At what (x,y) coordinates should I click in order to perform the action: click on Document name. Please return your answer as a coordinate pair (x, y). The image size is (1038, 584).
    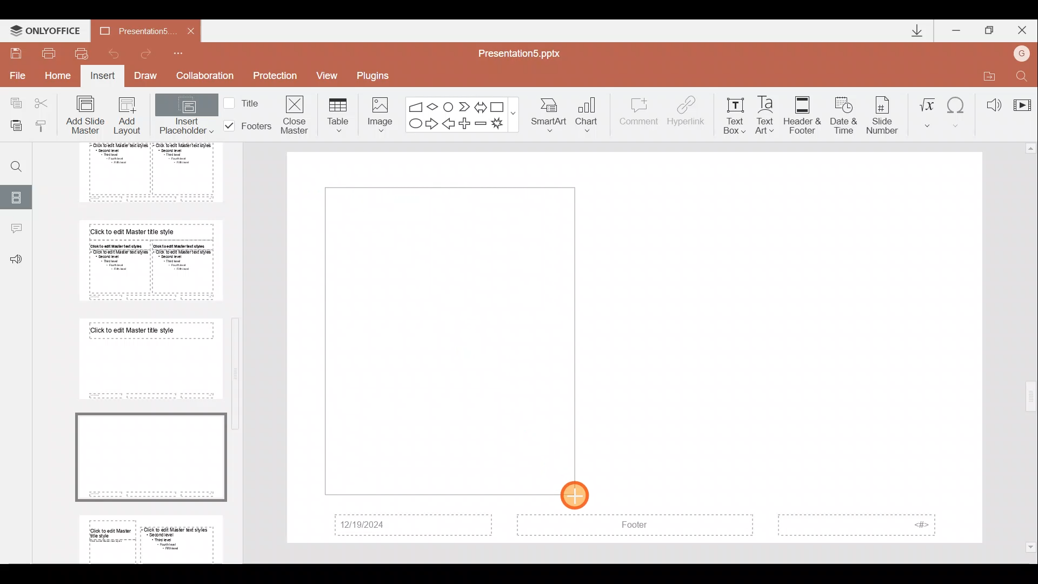
    Looking at the image, I should click on (525, 52).